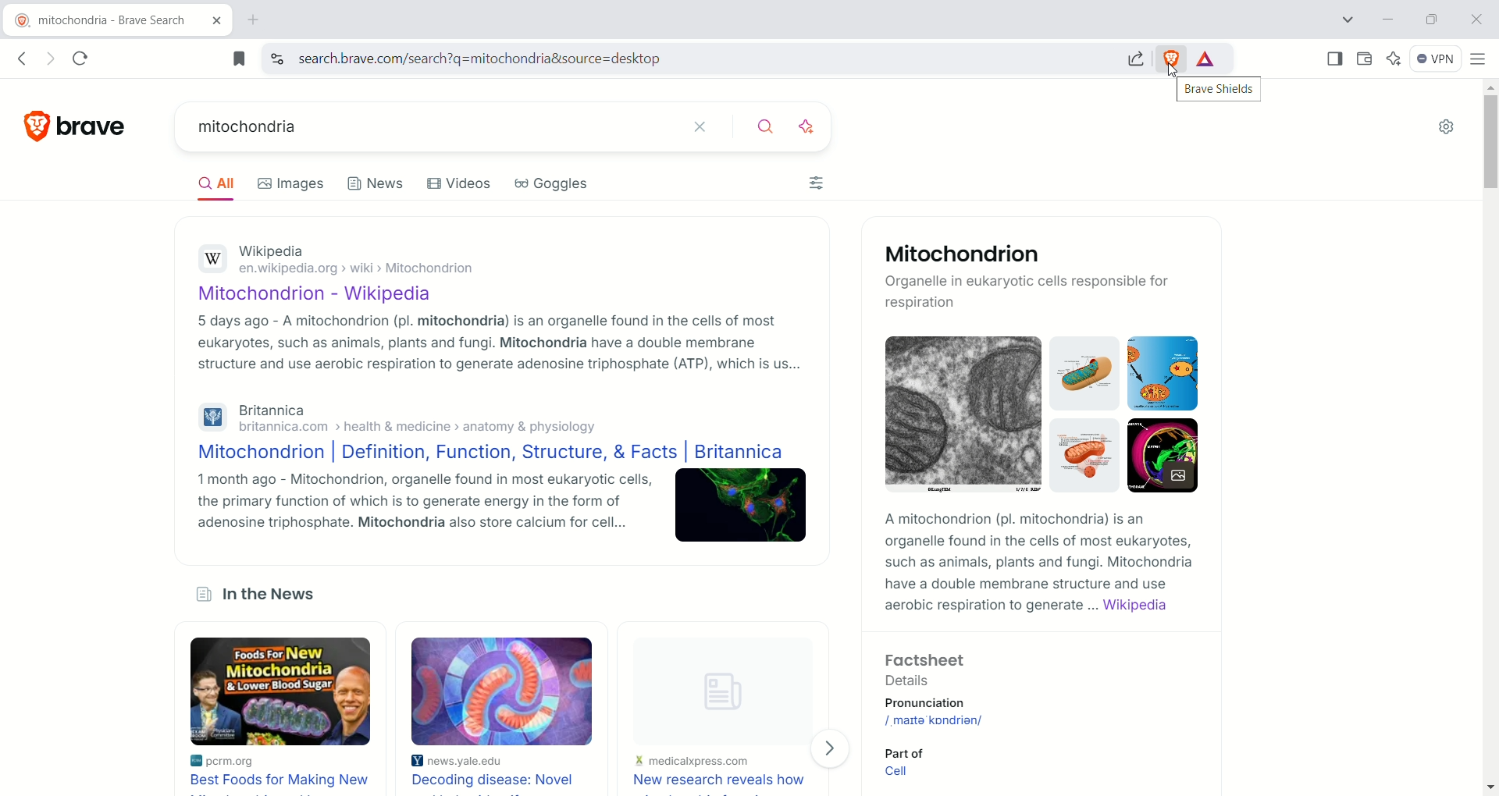 The height and width of the screenshot is (796, 1499). Describe the element at coordinates (1035, 552) in the screenshot. I see `A mitochondrion (pl. mitochondria) is an
organelle found in the cells of most eukaryotes,
such as animals, plants and fungi. Mitochondria
have a double membrane structure and use` at that location.